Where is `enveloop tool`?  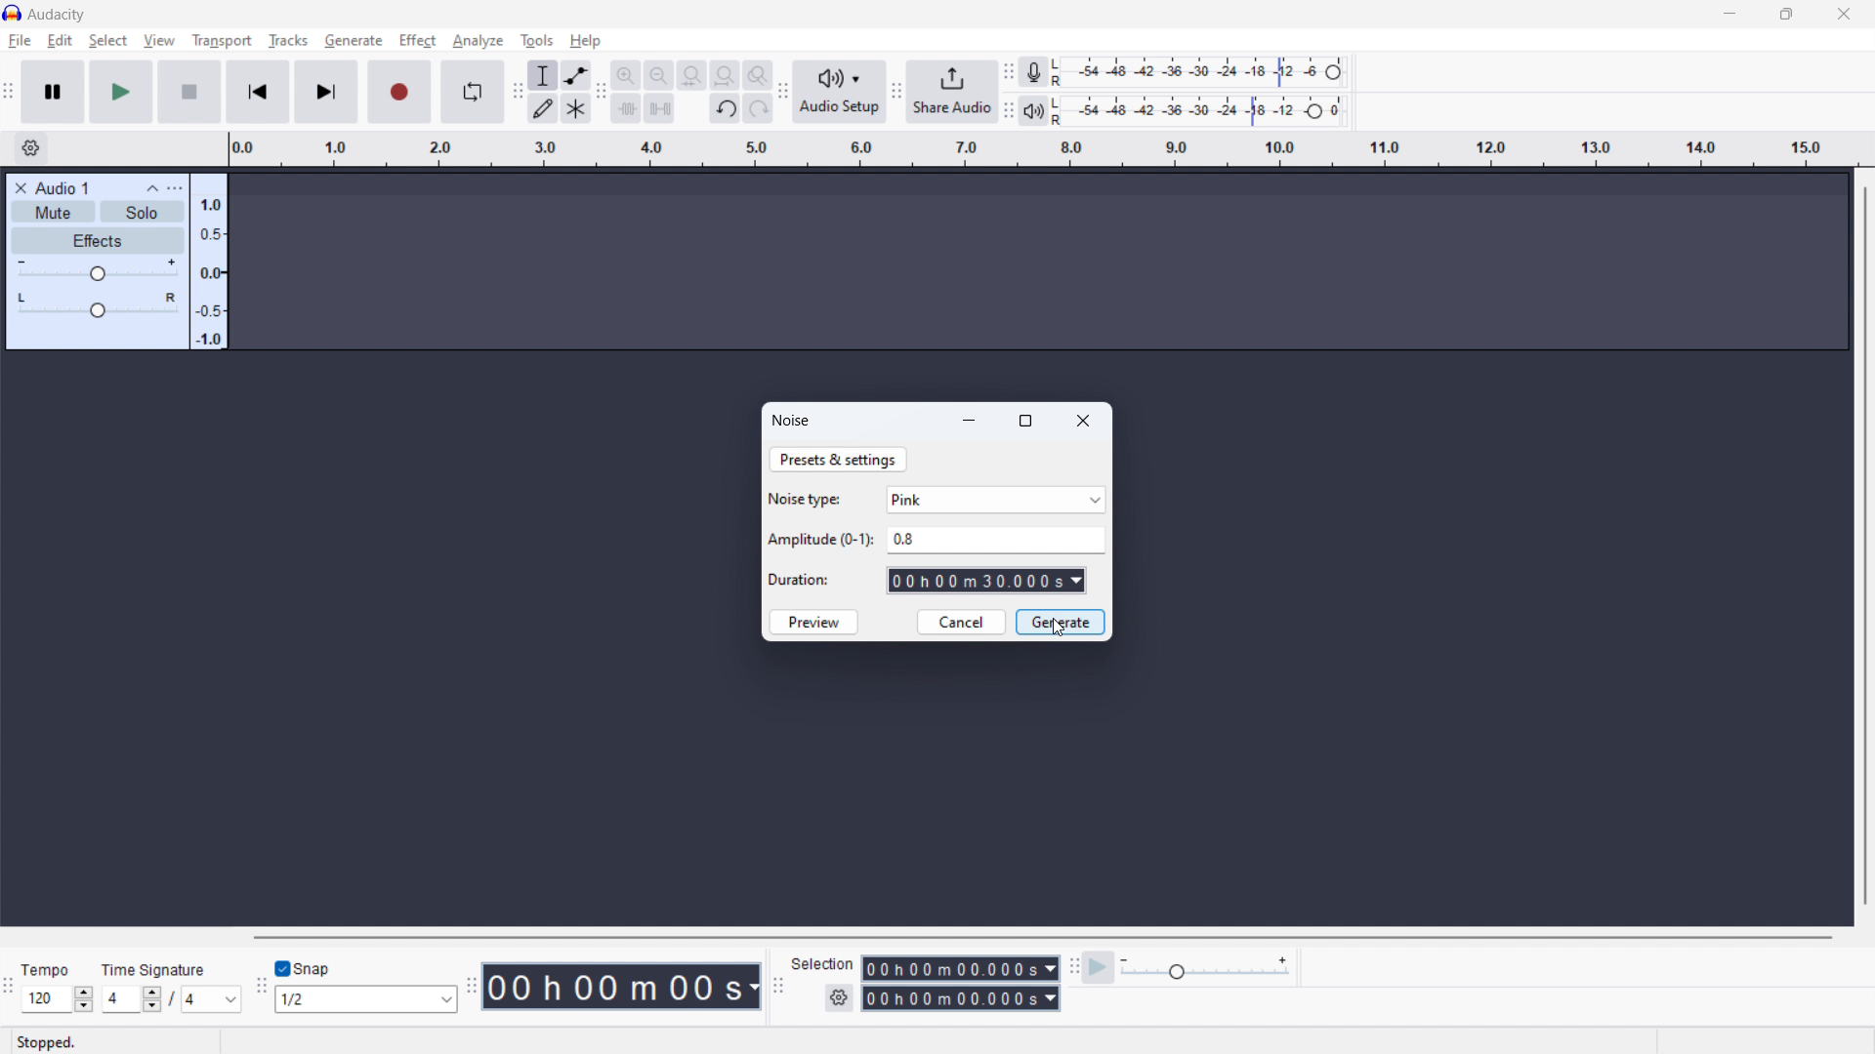
enveloop tool is located at coordinates (576, 75).